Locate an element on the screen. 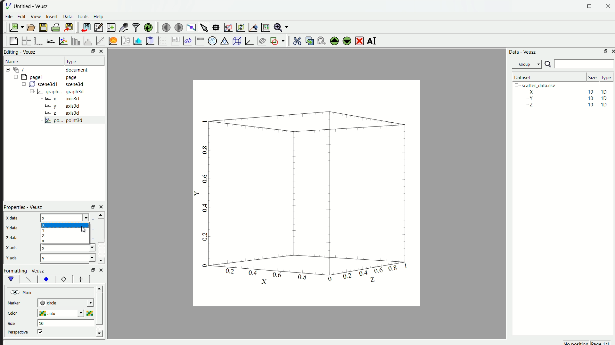 The image size is (615, 345). color is located at coordinates (20, 313).